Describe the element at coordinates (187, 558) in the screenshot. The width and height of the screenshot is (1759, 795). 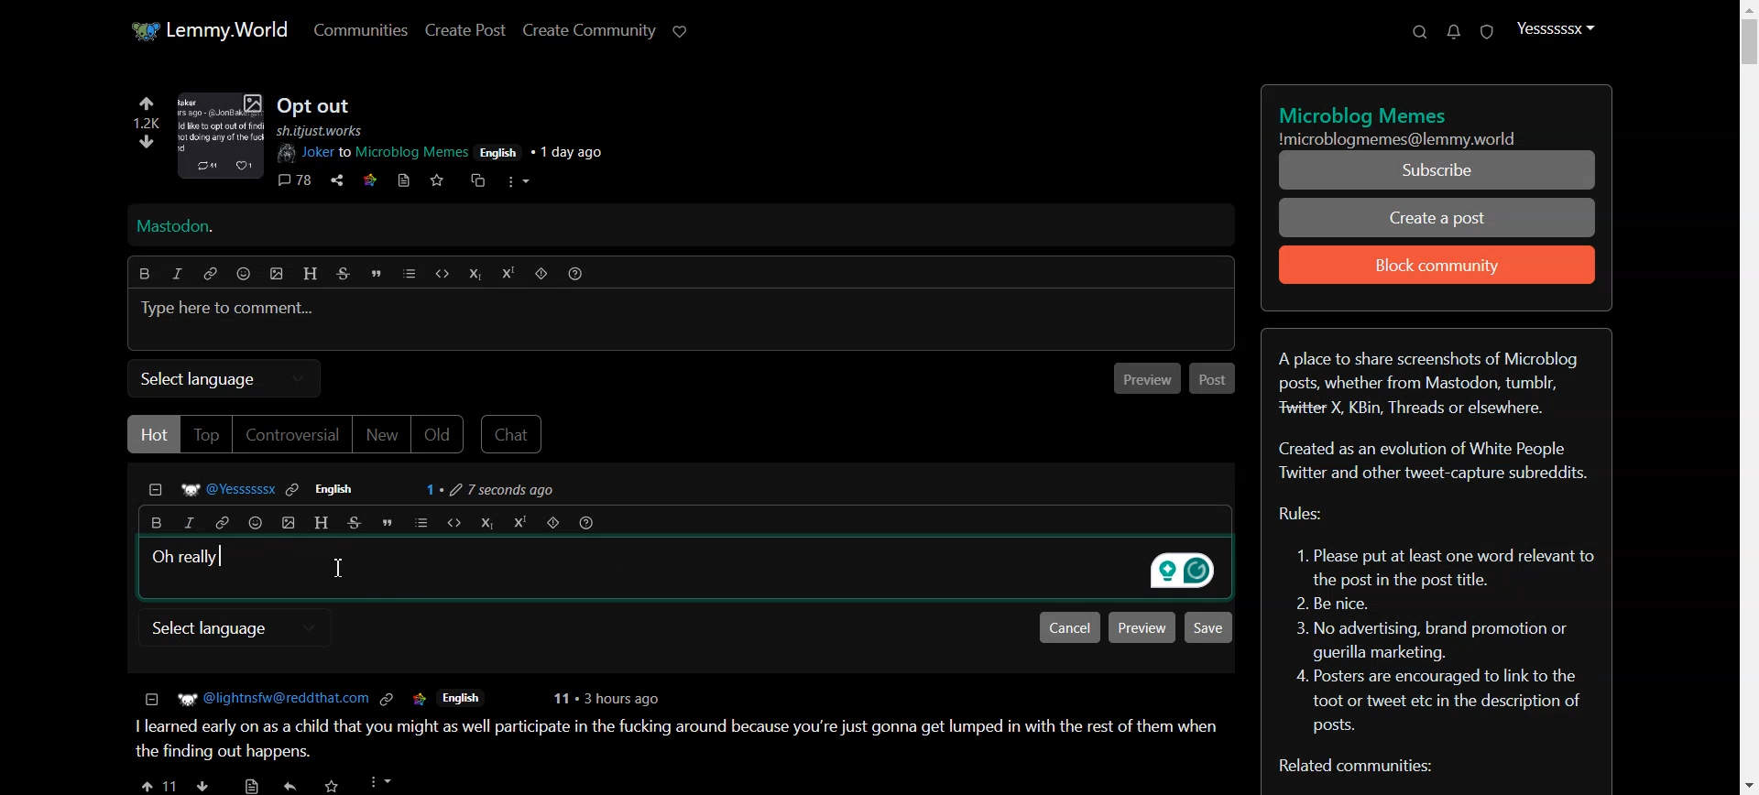
I see `Text` at that location.